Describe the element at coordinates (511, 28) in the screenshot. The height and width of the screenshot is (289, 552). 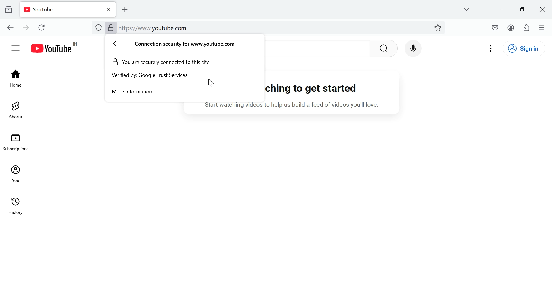
I see `Account` at that location.